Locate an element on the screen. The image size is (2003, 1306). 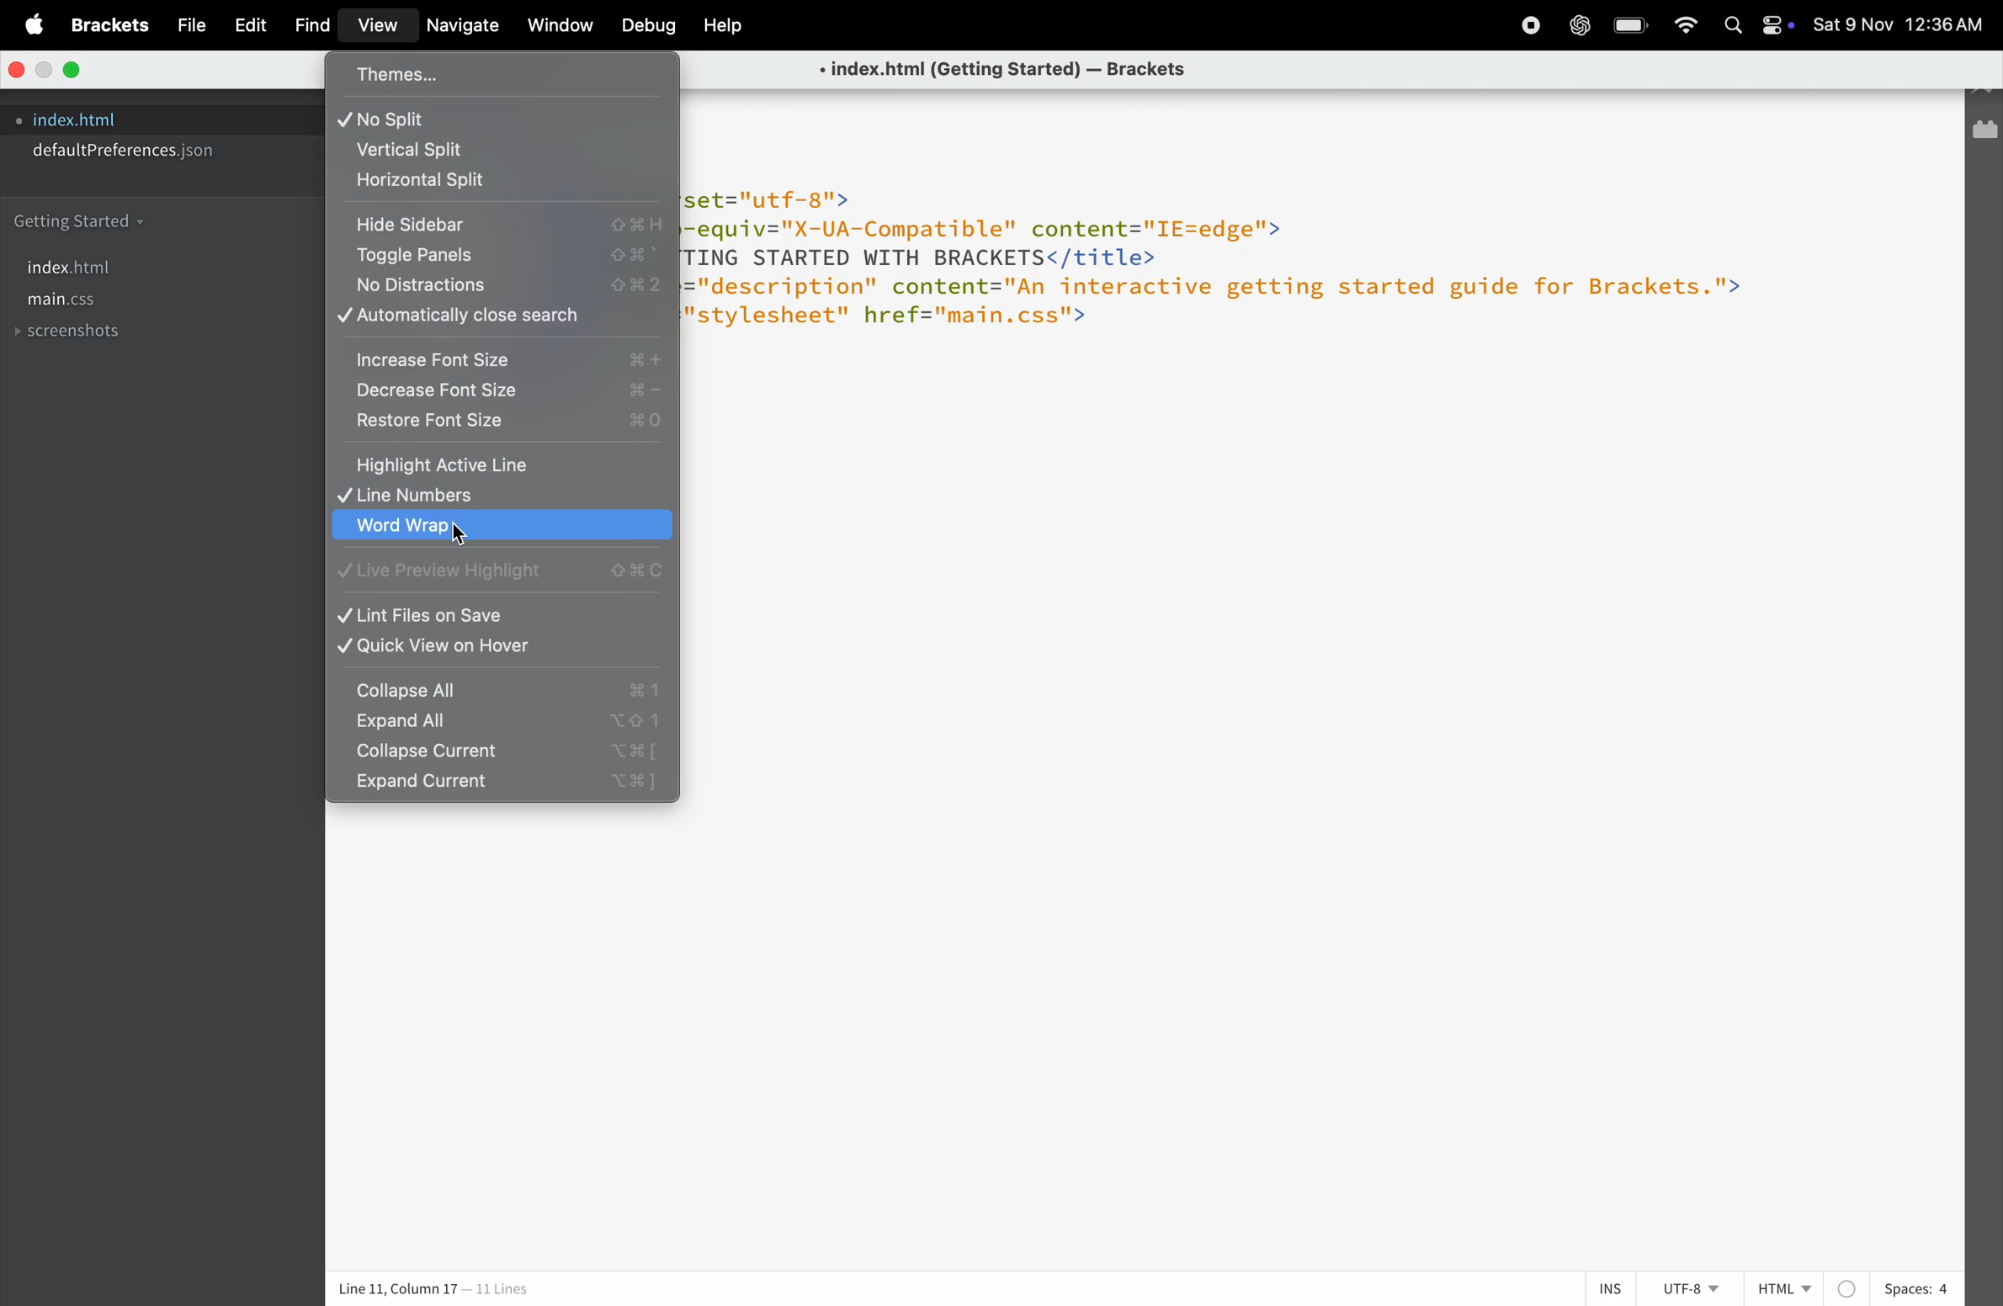
minimize is located at coordinates (45, 72).